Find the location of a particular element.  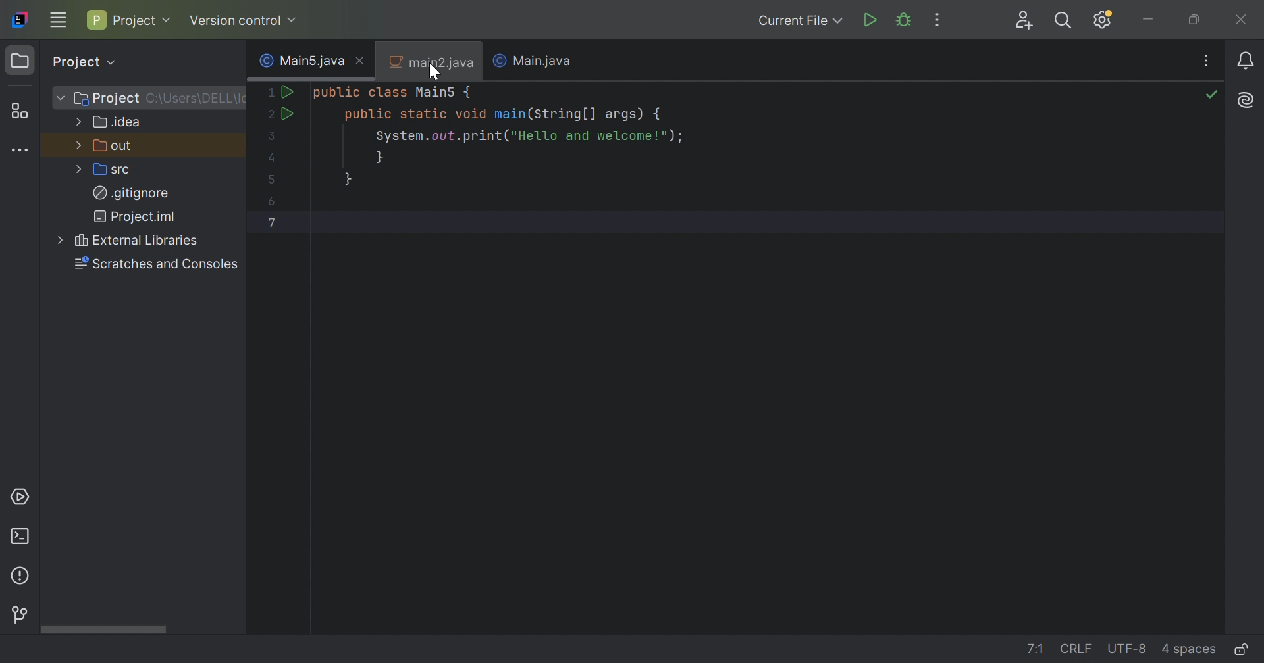

Project is located at coordinates (82, 62).